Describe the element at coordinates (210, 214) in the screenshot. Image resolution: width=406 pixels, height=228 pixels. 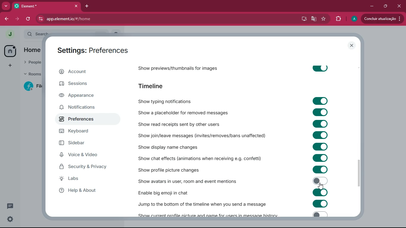
I see `show current profile picture and name for users in message history` at that location.